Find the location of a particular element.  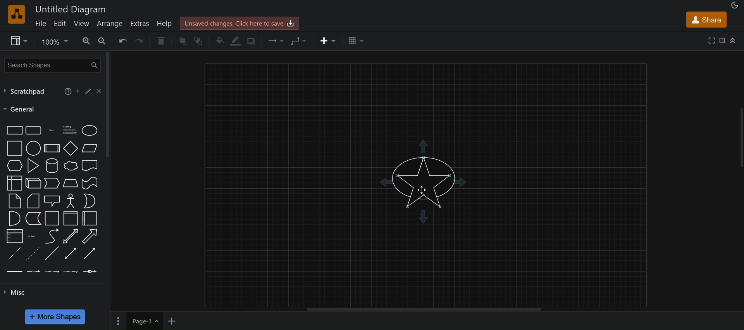

card is located at coordinates (33, 200).